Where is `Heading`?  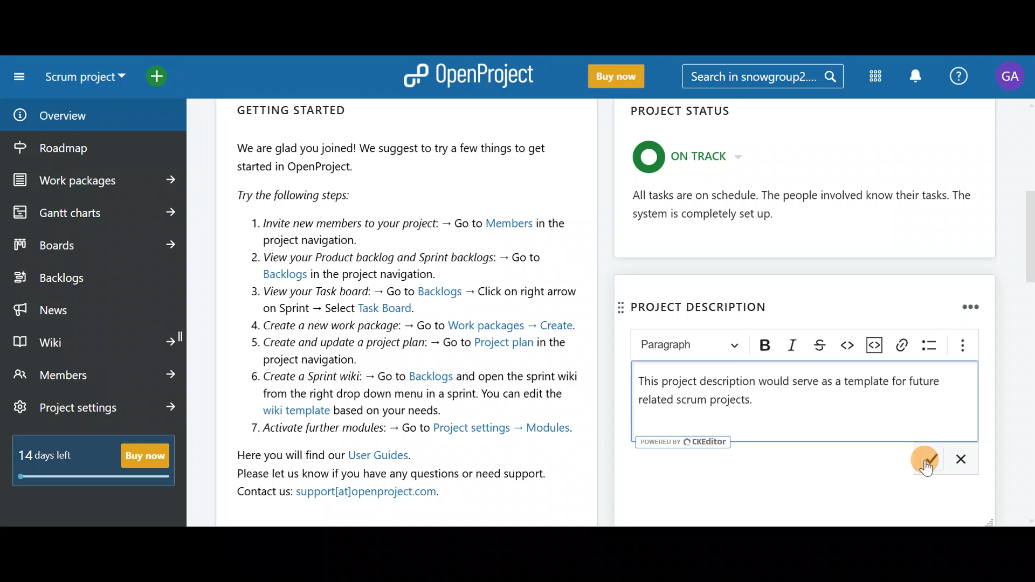
Heading is located at coordinates (691, 347).